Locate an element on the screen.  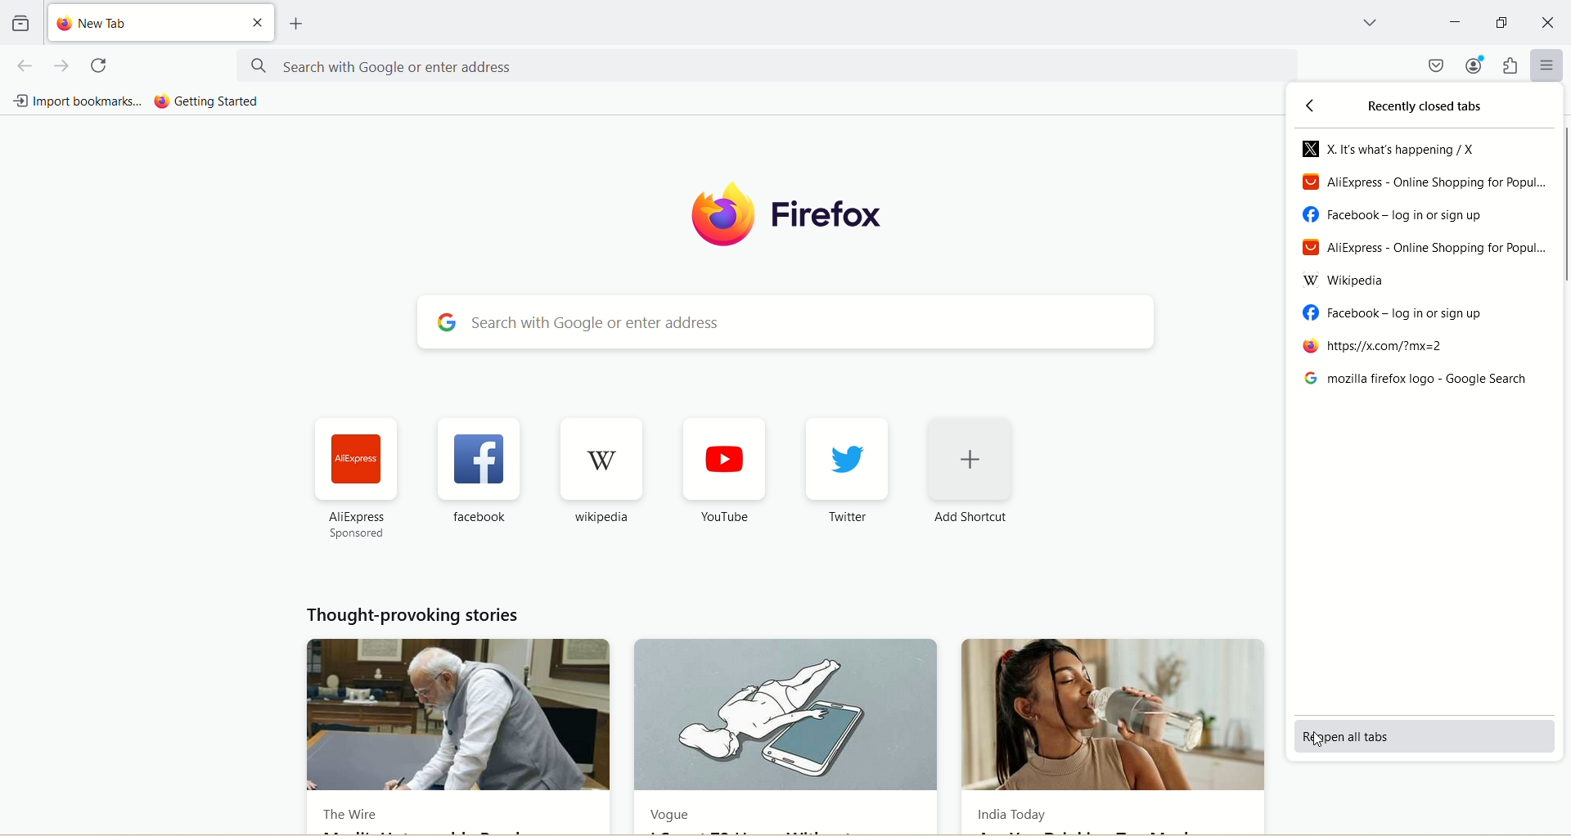
reload current page is located at coordinates (101, 65).